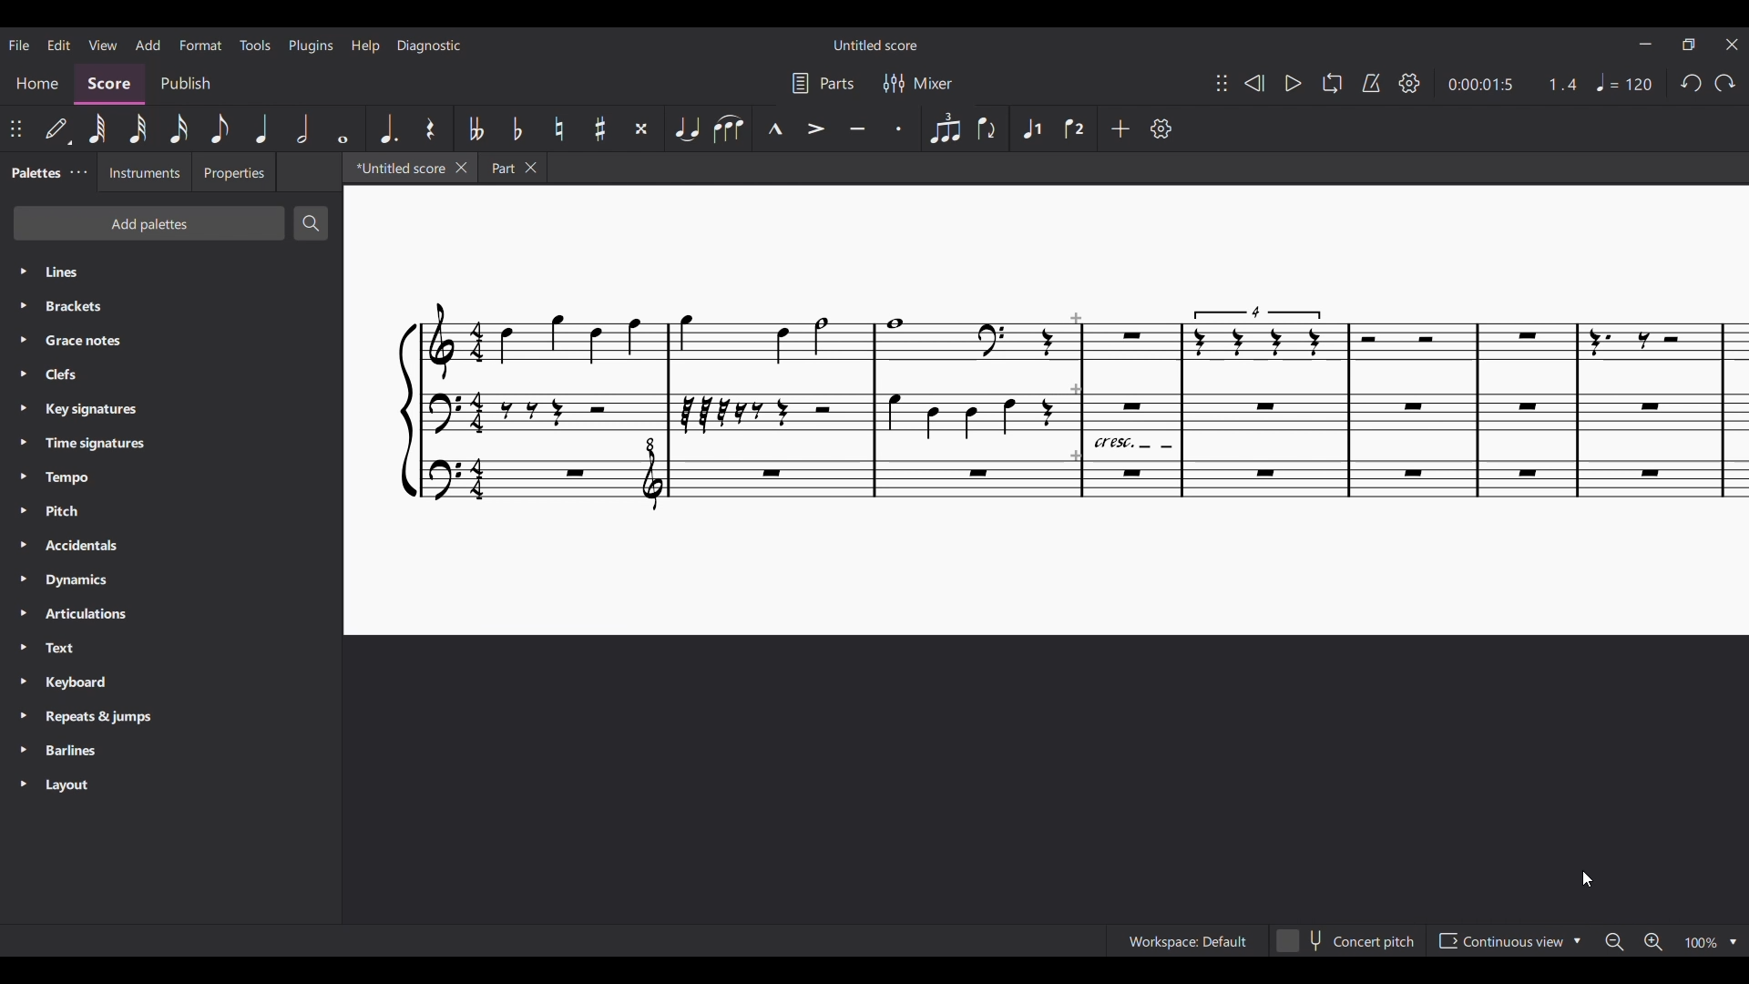  I want to click on Voice 2, so click(1074, 128).